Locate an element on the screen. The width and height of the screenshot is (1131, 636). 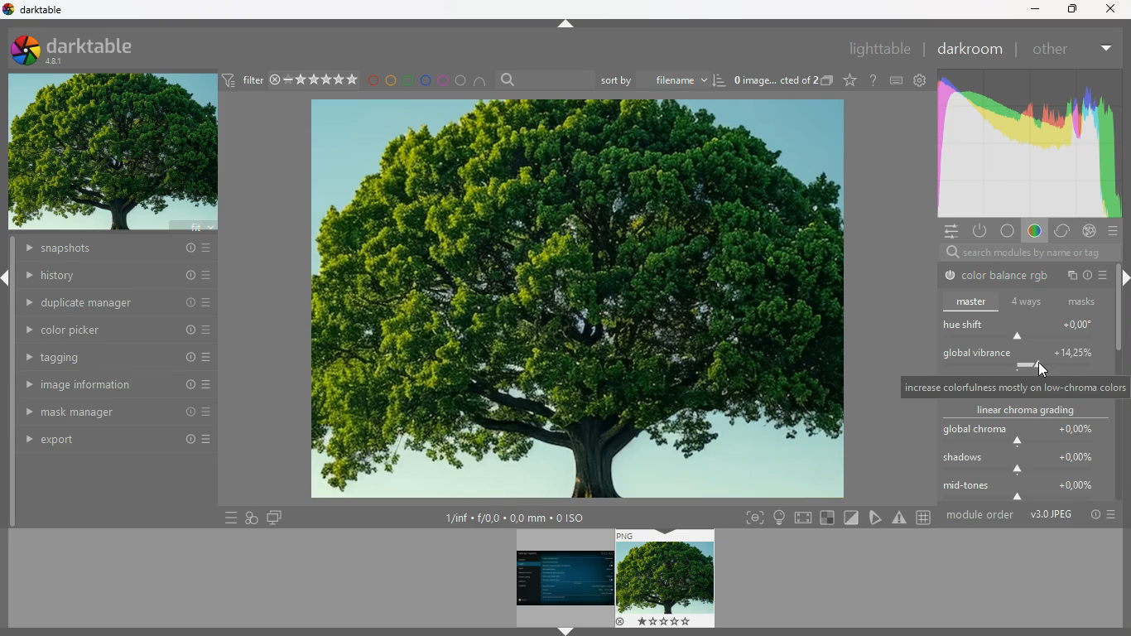
 is located at coordinates (1110, 9).